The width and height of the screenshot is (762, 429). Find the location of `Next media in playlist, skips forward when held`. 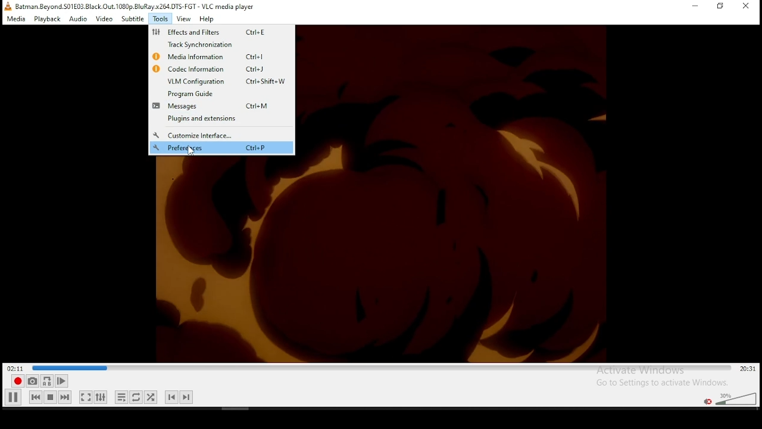

Next media in playlist, skips forward when held is located at coordinates (64, 397).